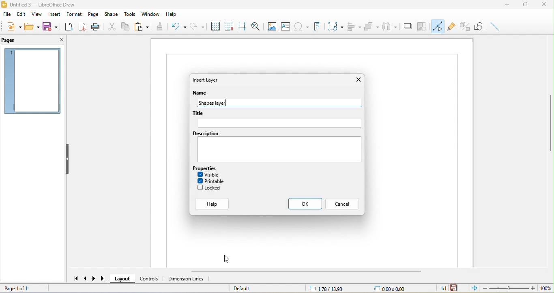  What do you see at coordinates (317, 26) in the screenshot?
I see `font work text` at bounding box center [317, 26].